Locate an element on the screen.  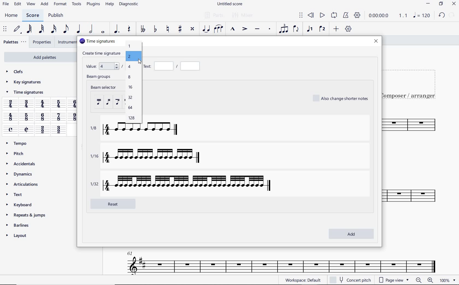
MARCATO is located at coordinates (233, 29).